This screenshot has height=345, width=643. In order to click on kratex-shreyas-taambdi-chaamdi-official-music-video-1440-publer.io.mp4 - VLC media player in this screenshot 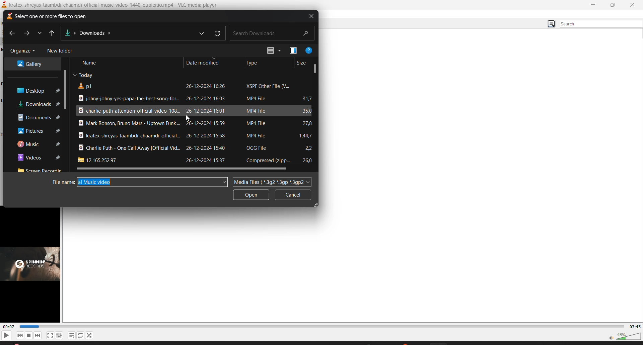, I will do `click(122, 4)`.